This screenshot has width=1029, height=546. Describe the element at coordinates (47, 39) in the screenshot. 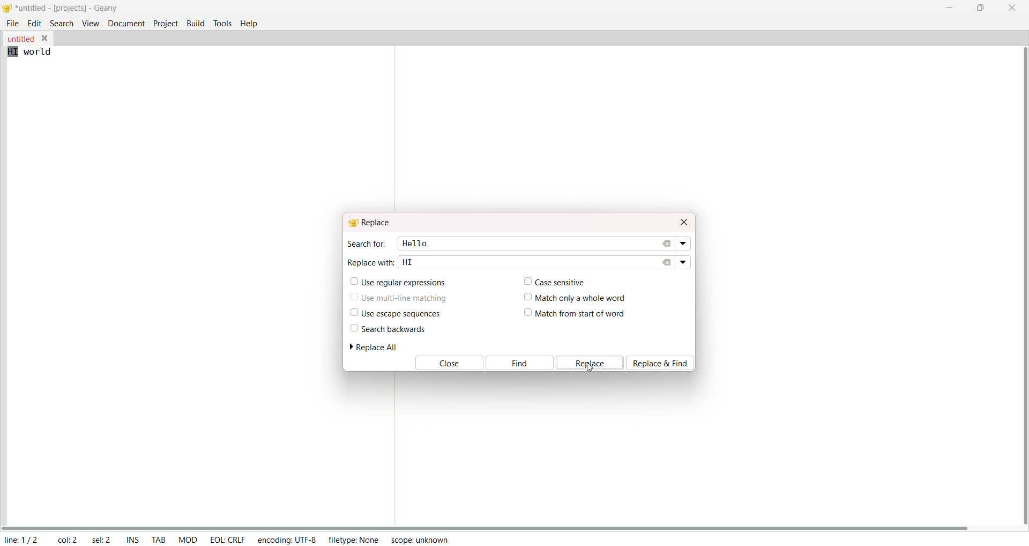

I see `close tab` at that location.